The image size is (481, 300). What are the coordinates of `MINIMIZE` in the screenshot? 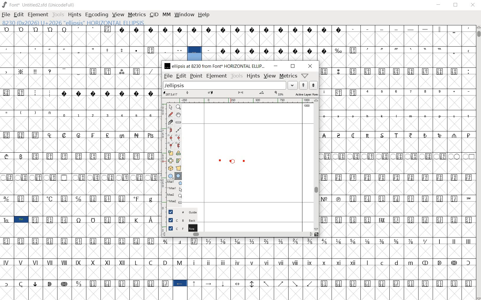 It's located at (438, 5).